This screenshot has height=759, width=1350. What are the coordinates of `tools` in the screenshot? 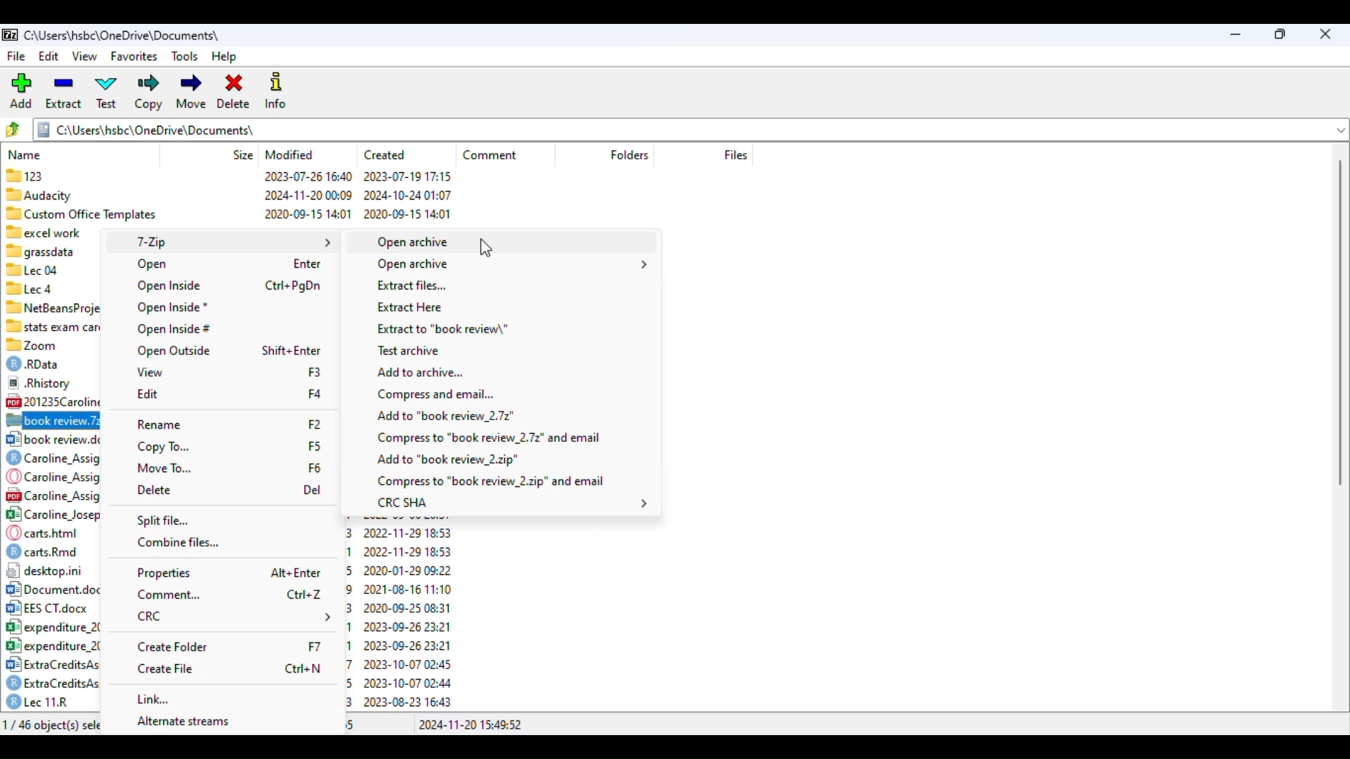 It's located at (185, 58).